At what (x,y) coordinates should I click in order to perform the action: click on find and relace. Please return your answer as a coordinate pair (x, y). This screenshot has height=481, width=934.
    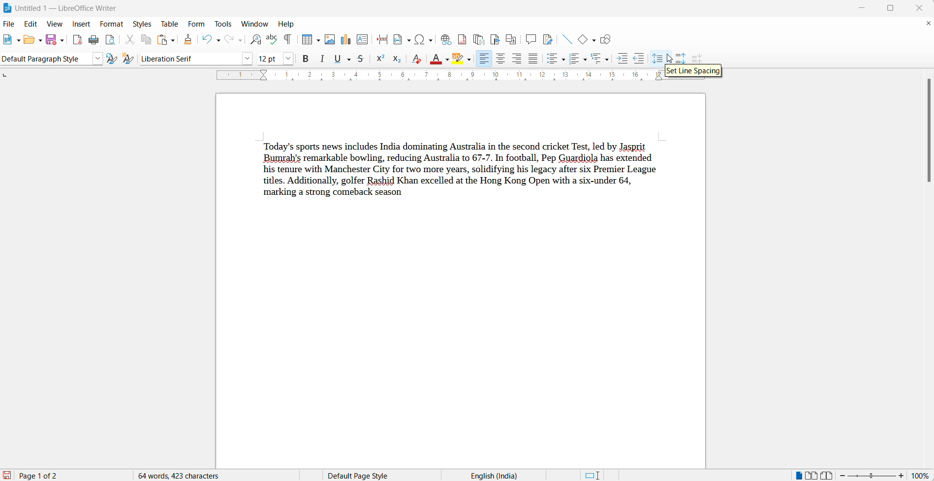
    Looking at the image, I should click on (256, 40).